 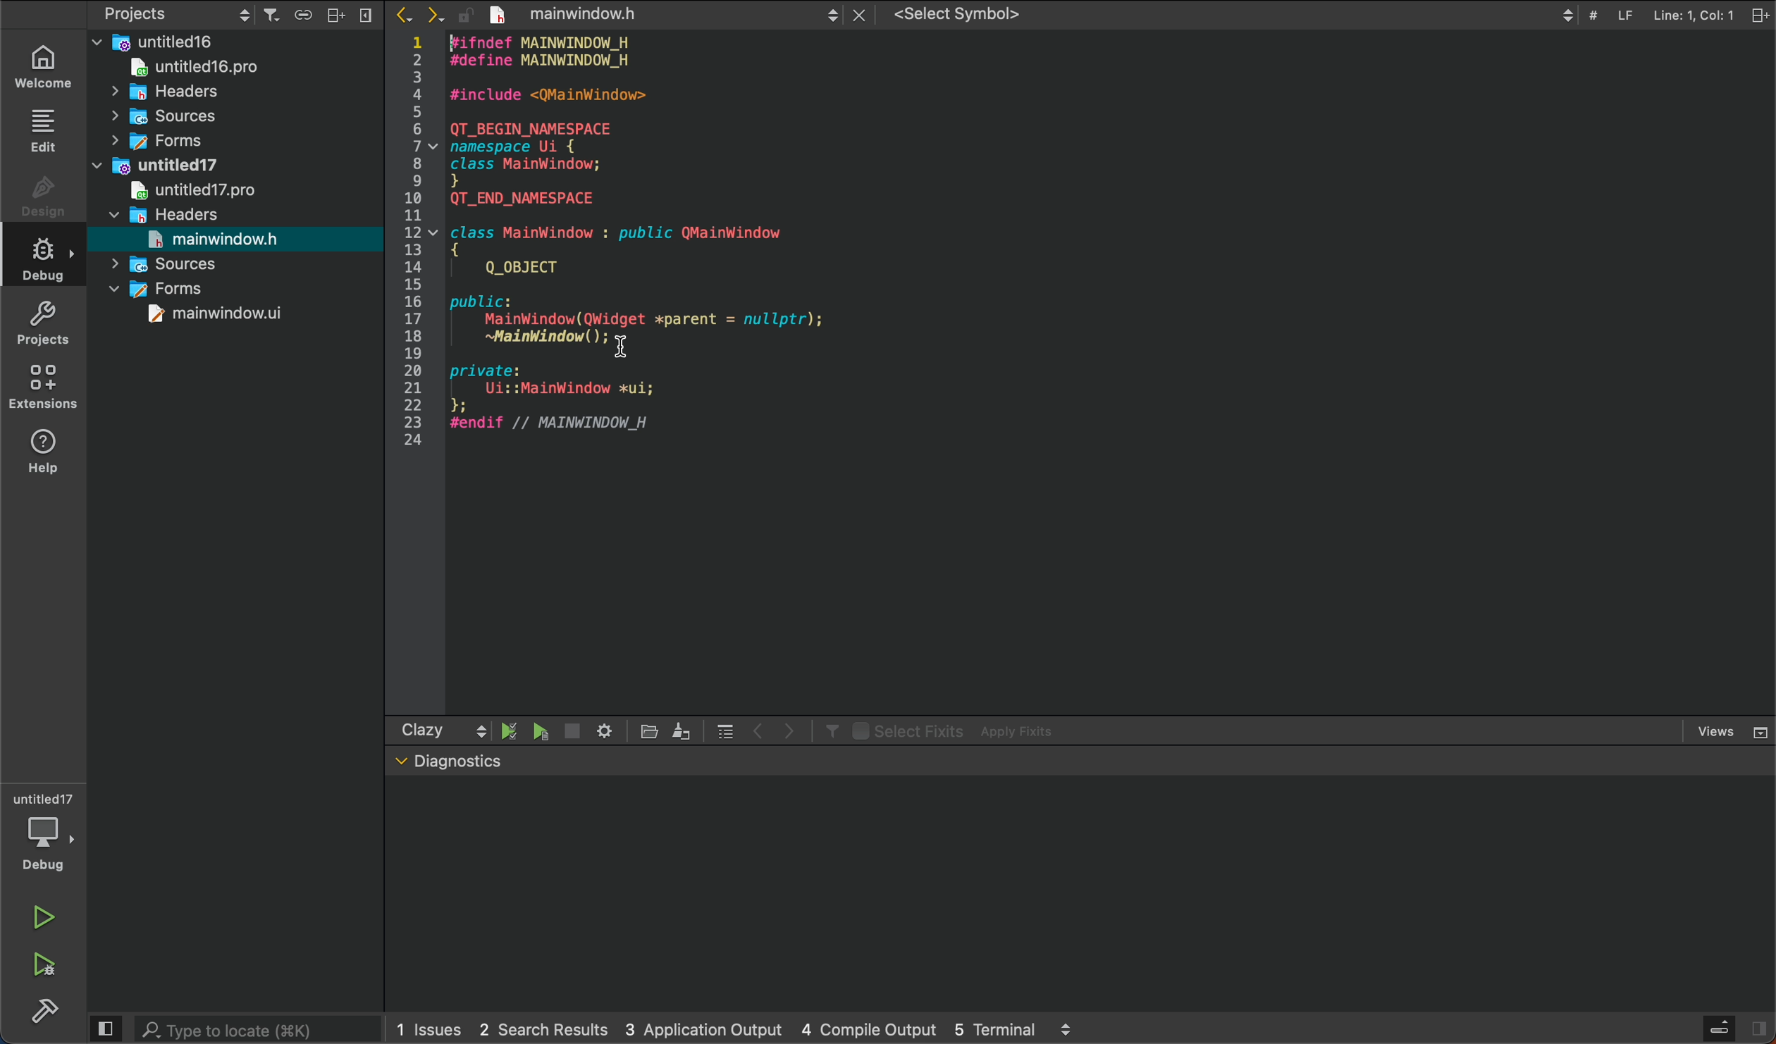 I want to click on New file, so click(x=498, y=14).